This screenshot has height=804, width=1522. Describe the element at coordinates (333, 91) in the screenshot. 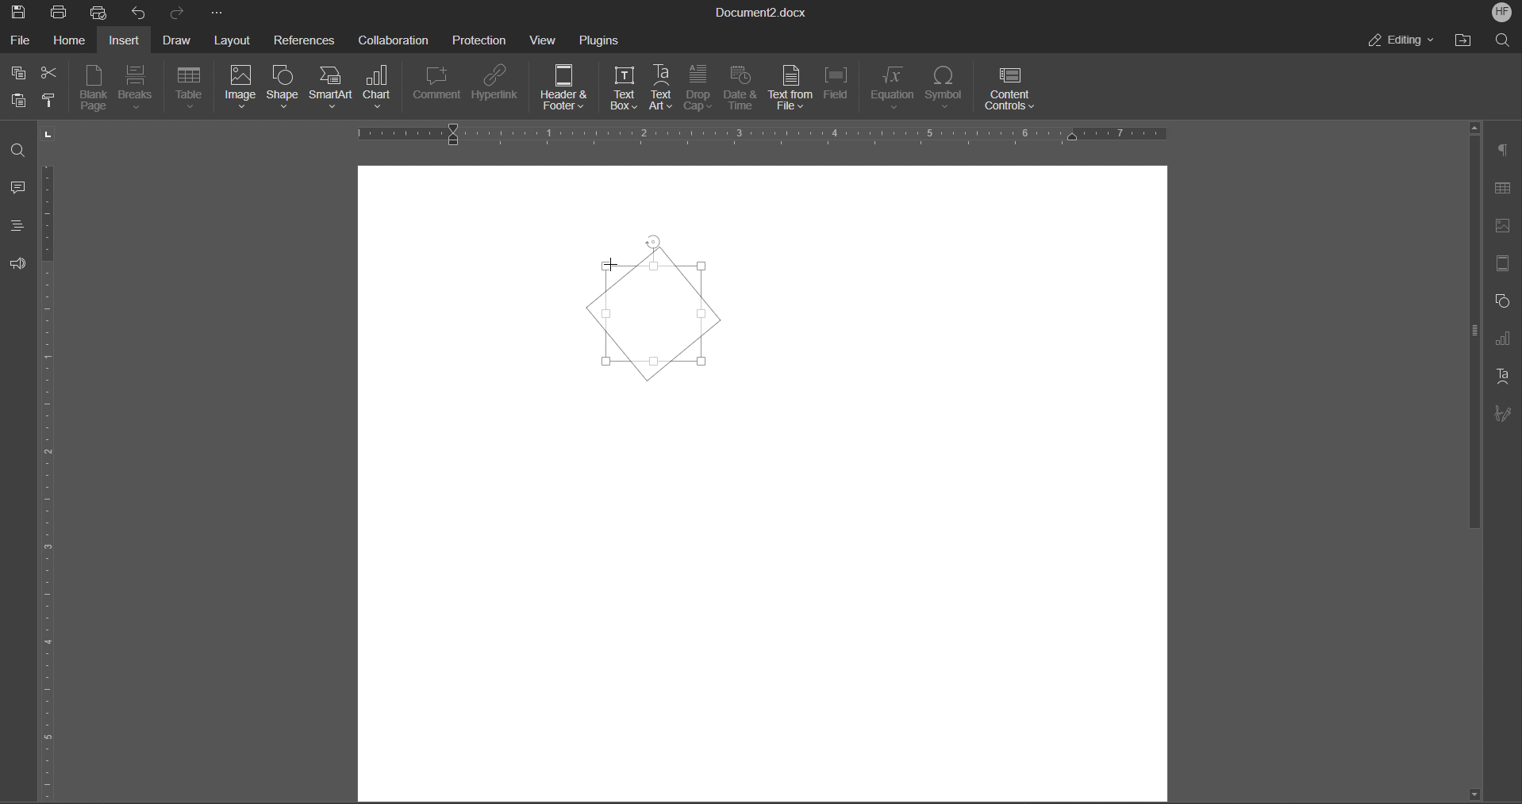

I see `SmartArt` at that location.